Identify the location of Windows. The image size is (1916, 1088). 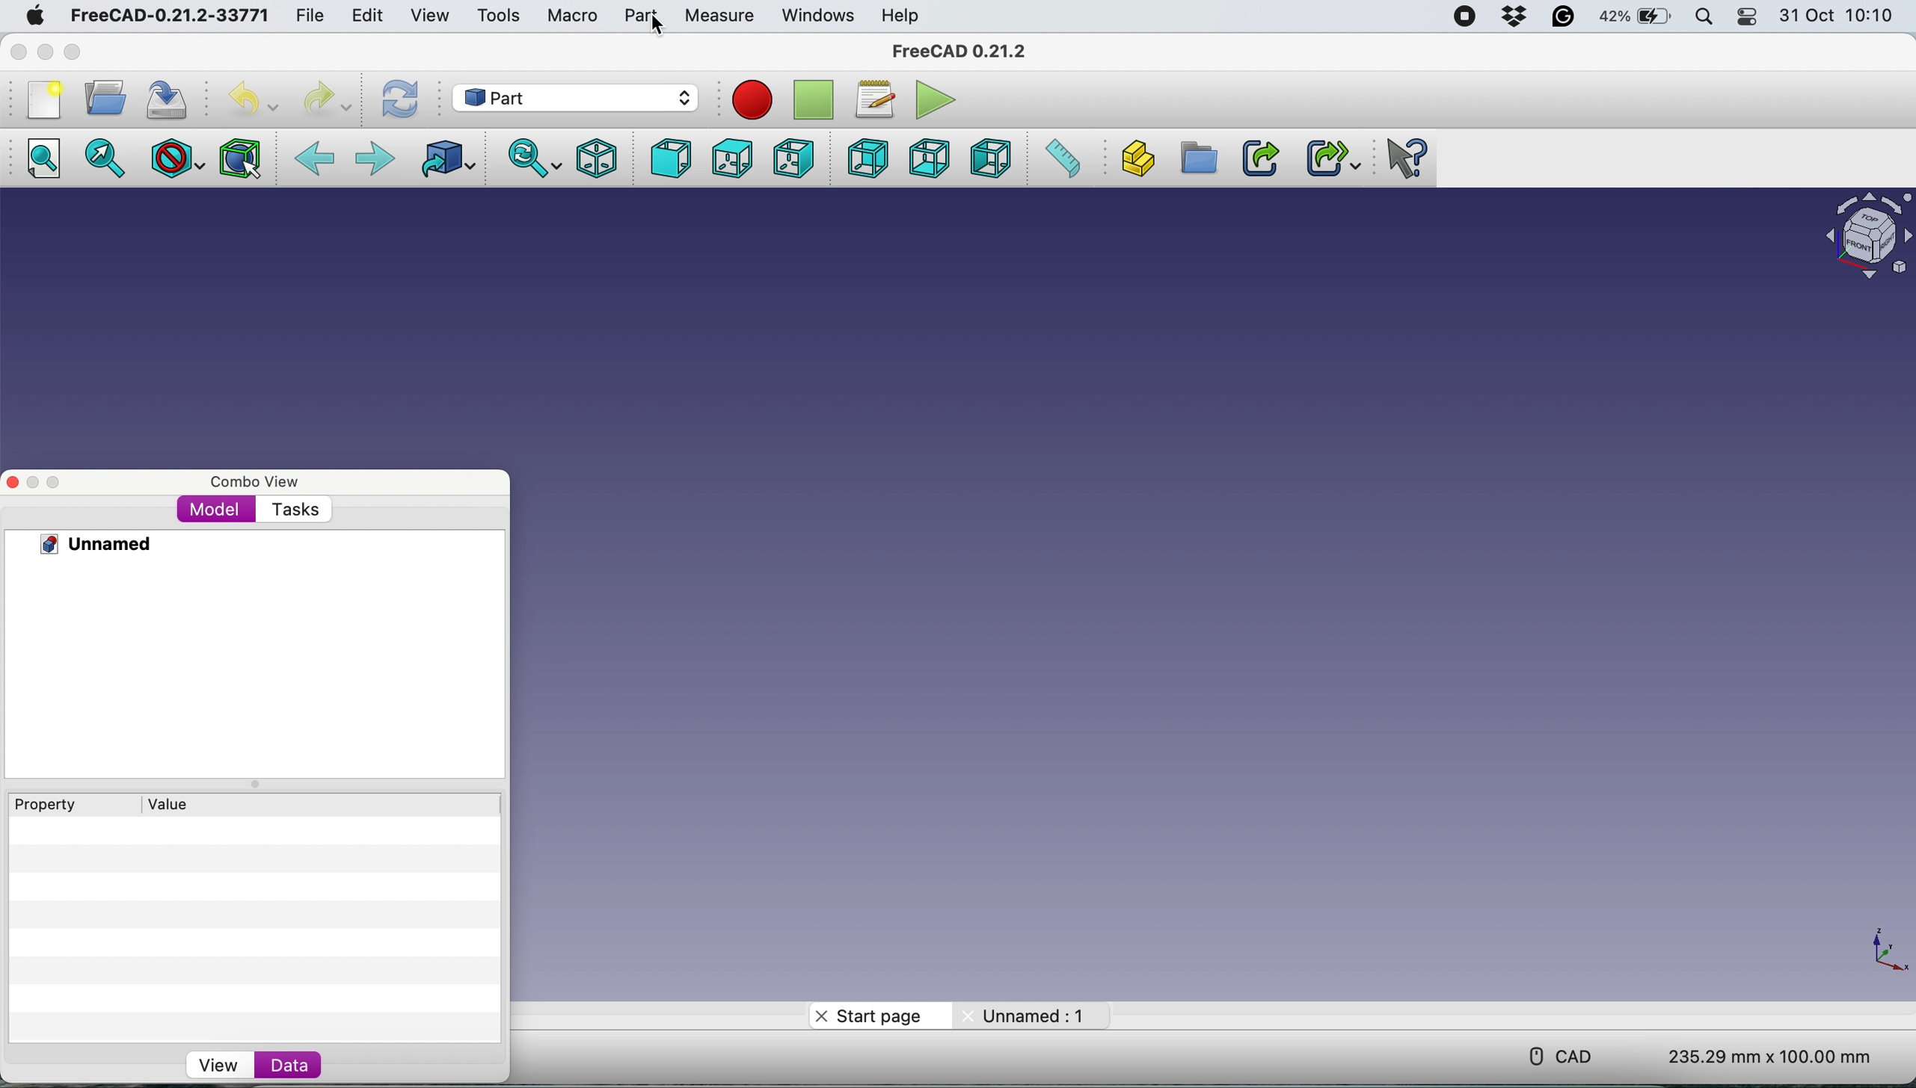
(817, 17).